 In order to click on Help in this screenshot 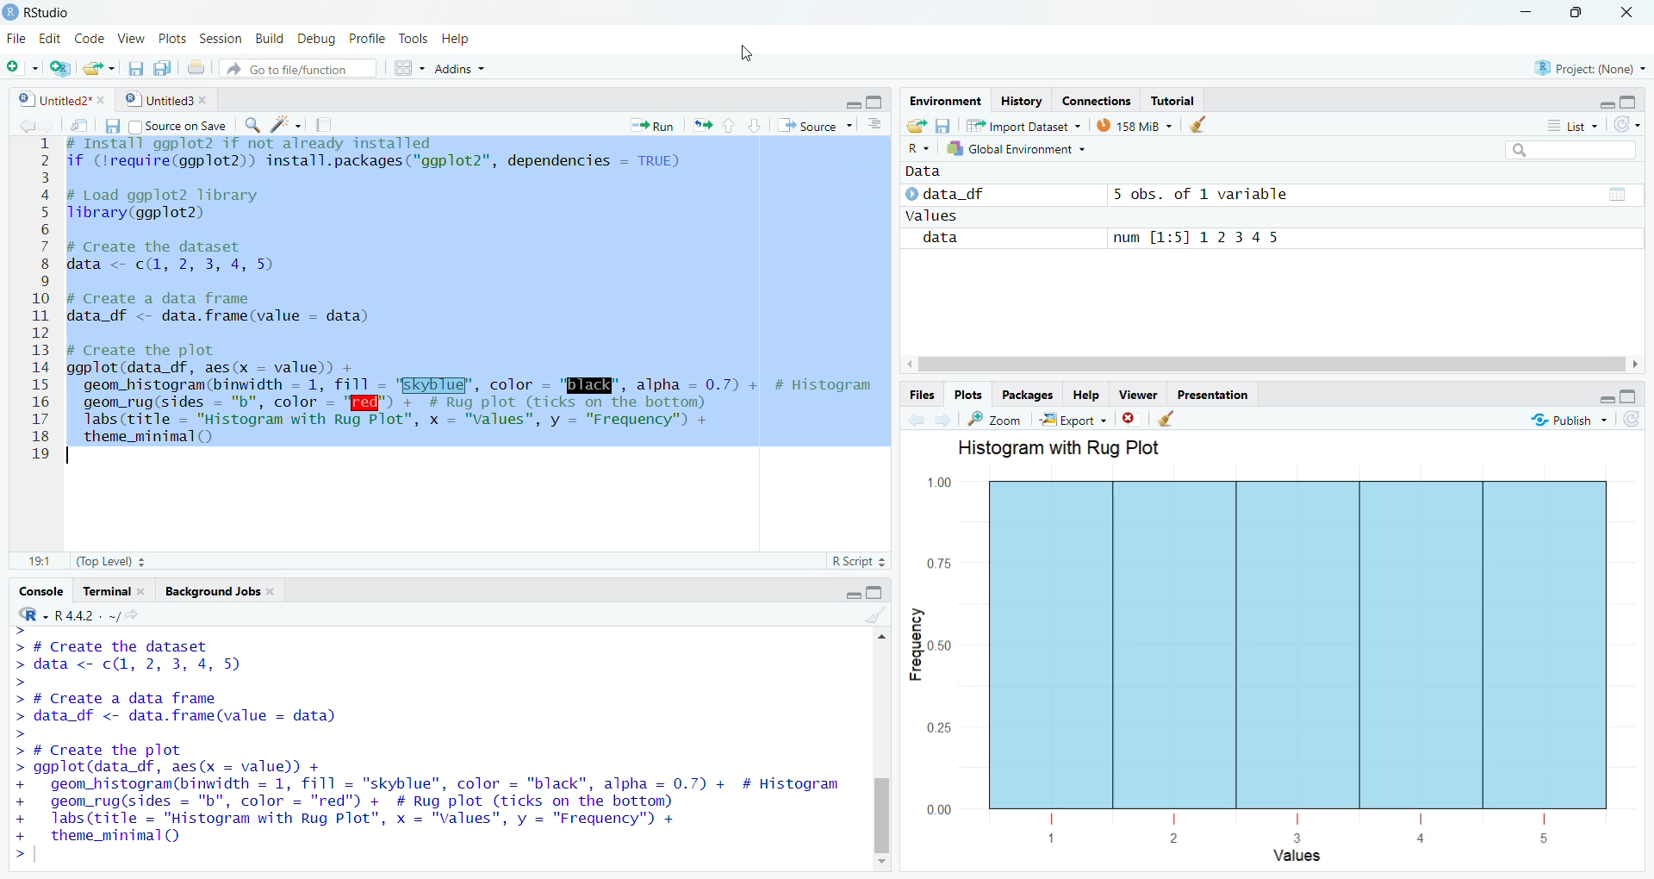, I will do `click(1079, 395)`.